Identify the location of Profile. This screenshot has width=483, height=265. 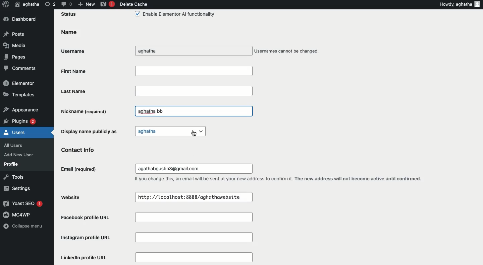
(11, 164).